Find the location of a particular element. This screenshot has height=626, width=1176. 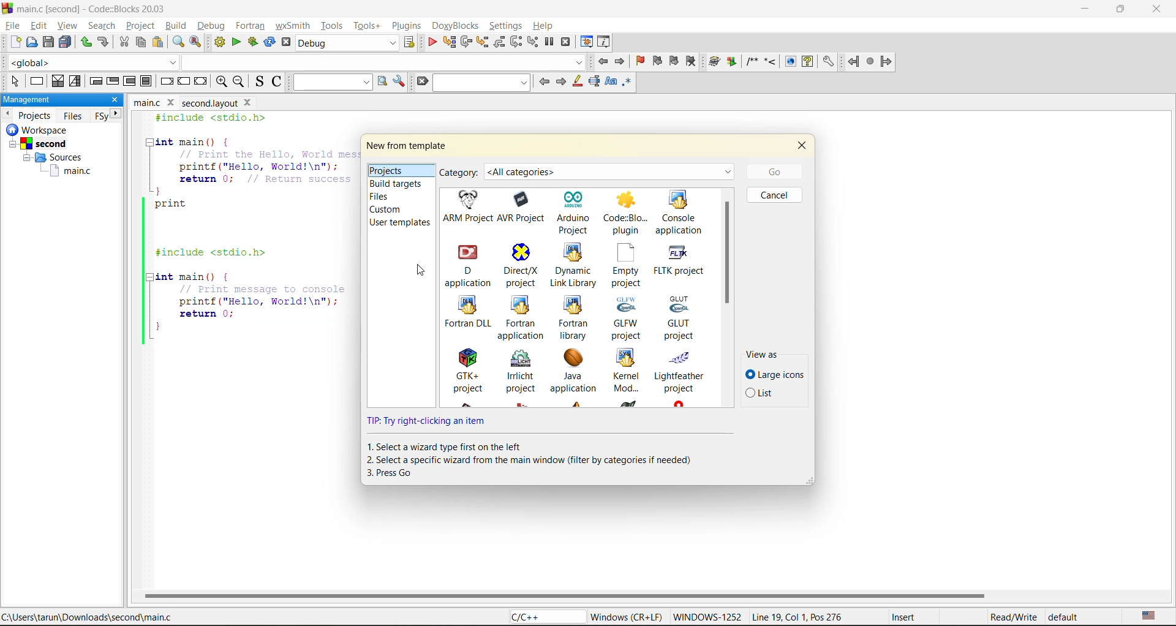

run is located at coordinates (238, 43).